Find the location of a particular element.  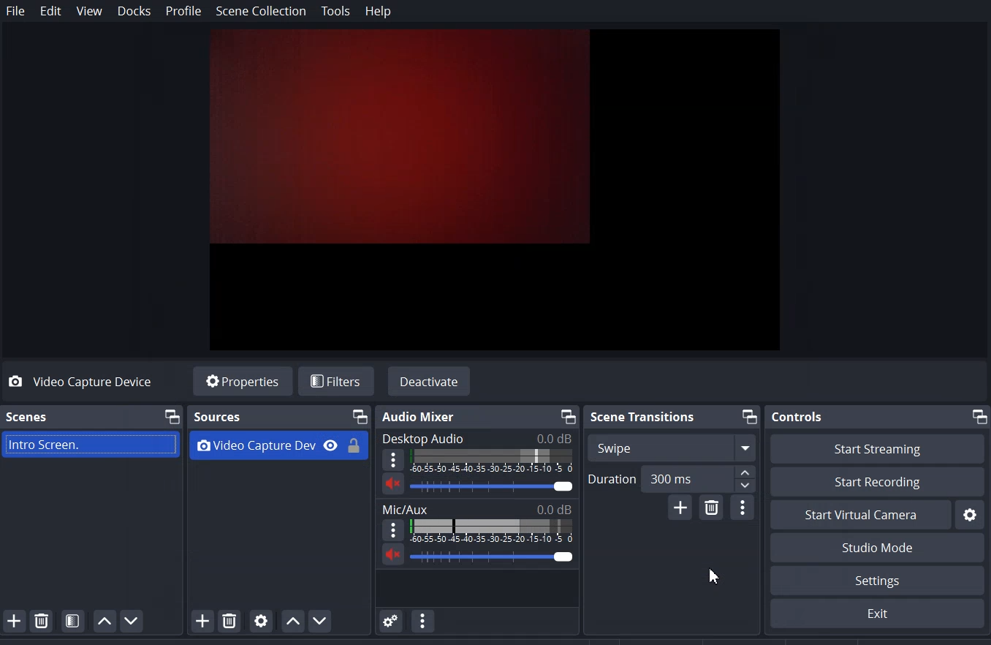

Maximize is located at coordinates (359, 415).